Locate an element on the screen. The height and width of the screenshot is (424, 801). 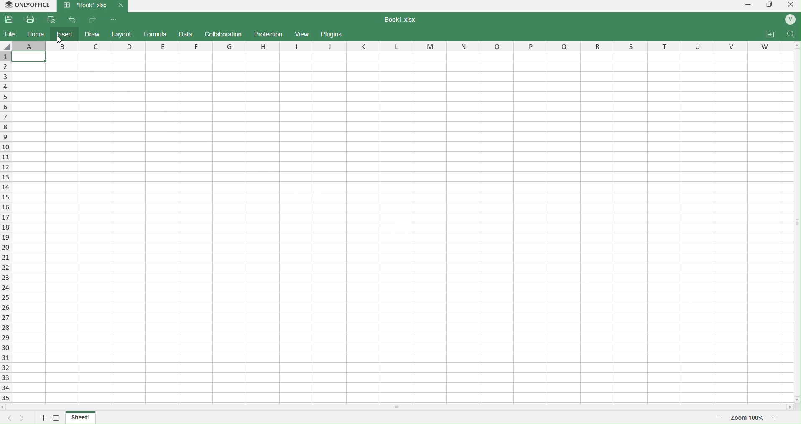
minimize is located at coordinates (747, 6).